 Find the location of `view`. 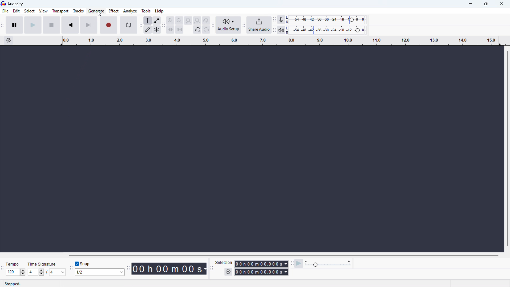

view is located at coordinates (43, 11).